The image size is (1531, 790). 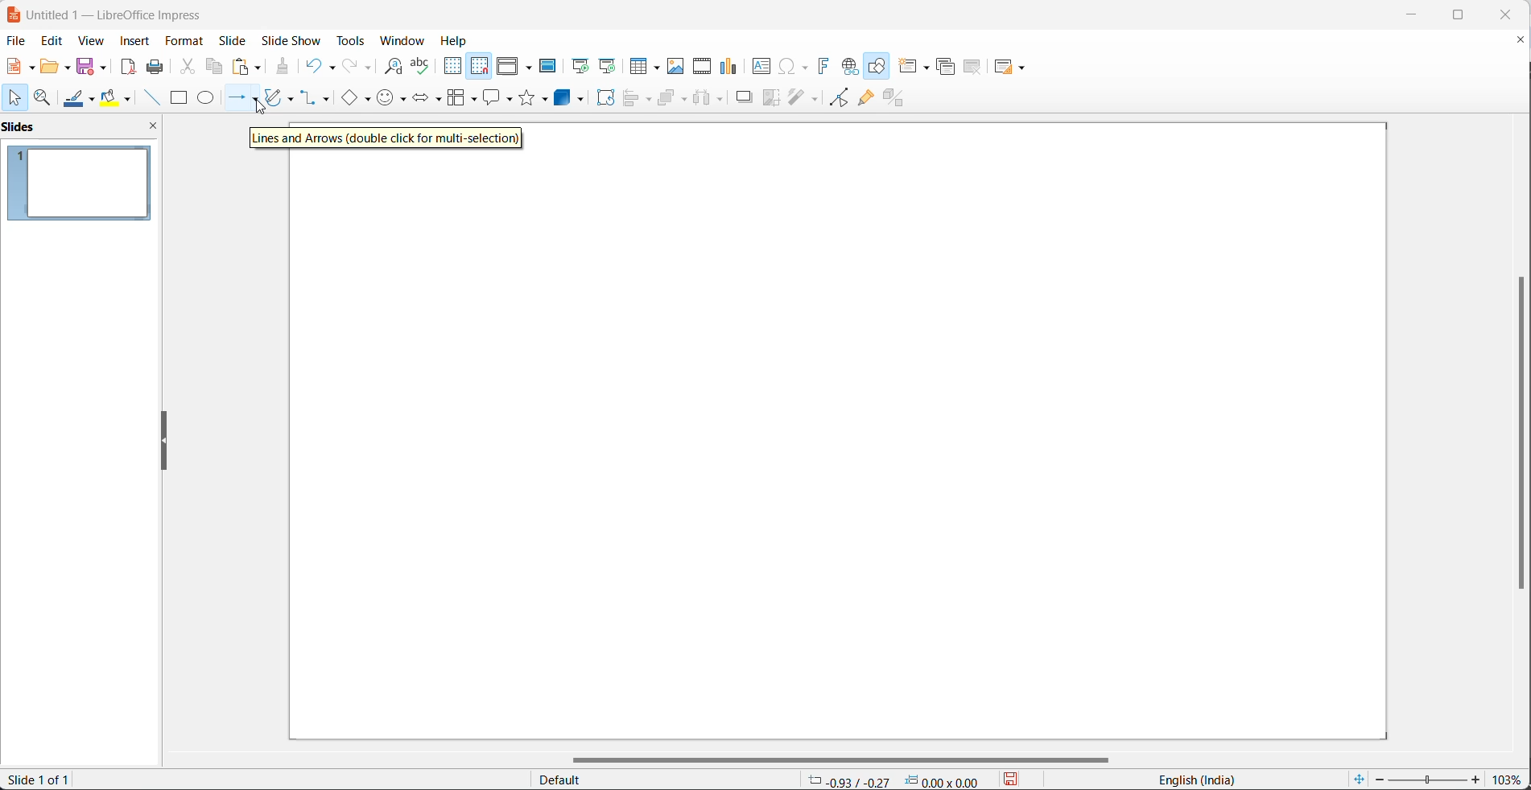 I want to click on show gluepoint function, so click(x=865, y=97).